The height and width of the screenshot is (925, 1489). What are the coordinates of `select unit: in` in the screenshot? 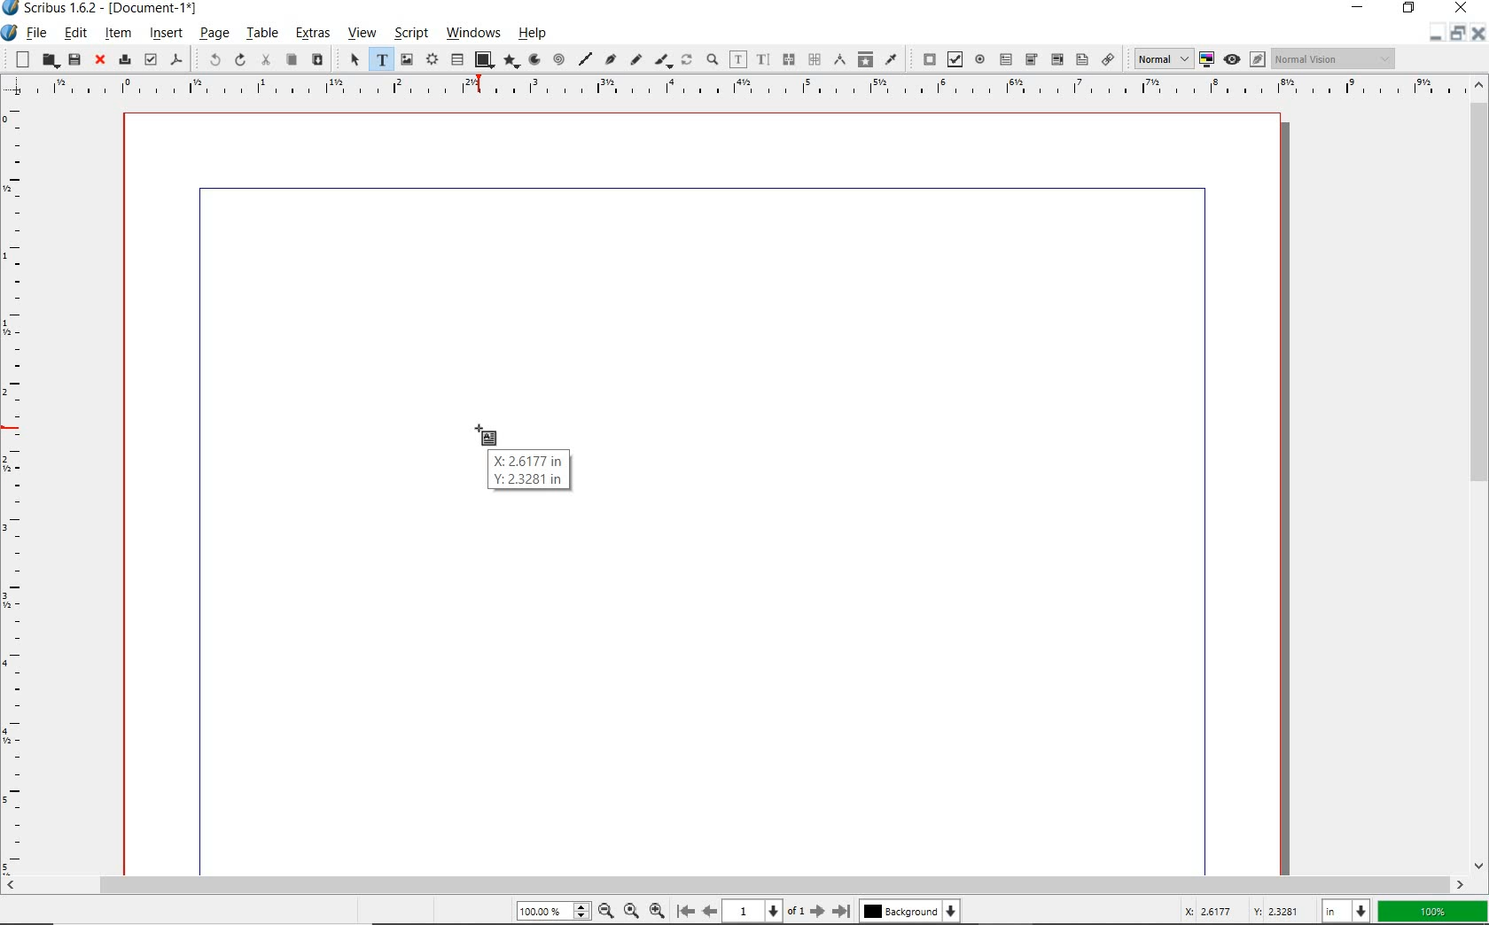 It's located at (1346, 912).